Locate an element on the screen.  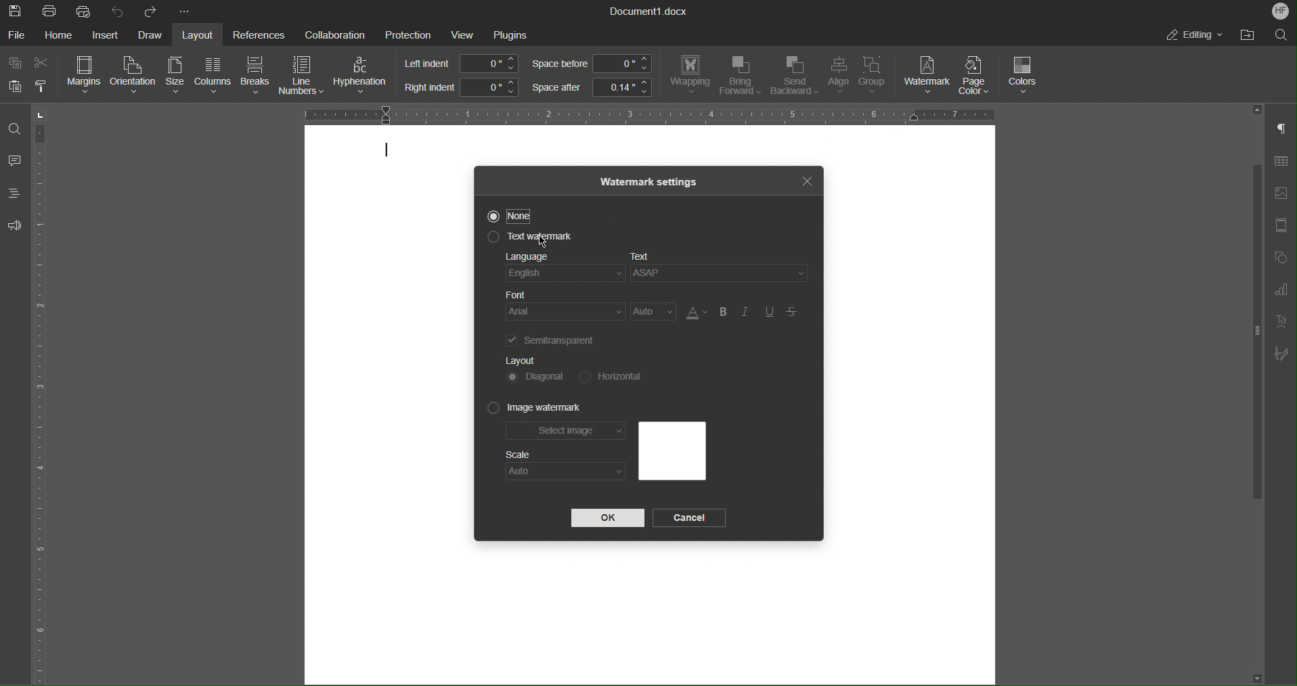
Document Title is located at coordinates (649, 12).